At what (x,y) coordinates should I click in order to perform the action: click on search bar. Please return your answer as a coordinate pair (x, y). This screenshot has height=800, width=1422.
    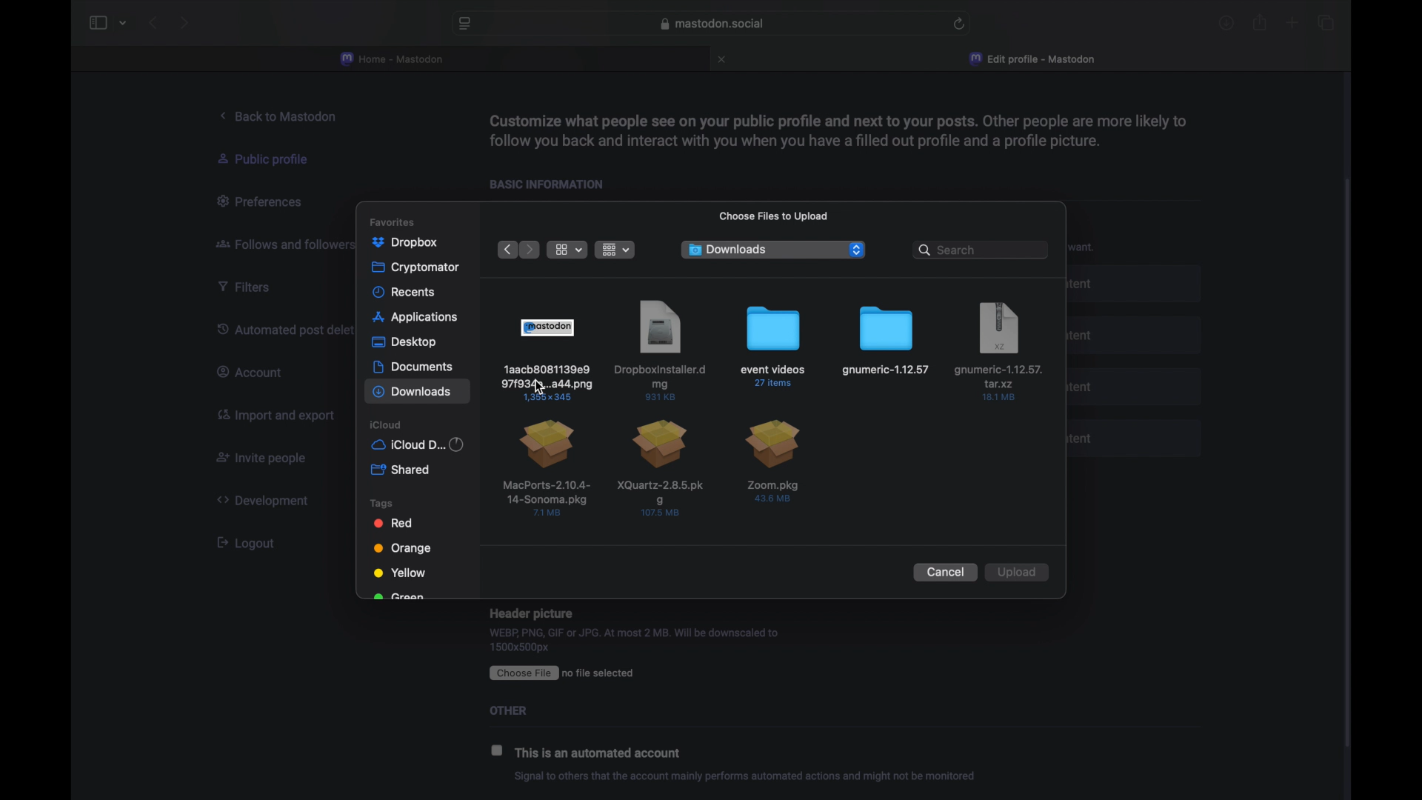
    Looking at the image, I should click on (979, 249).